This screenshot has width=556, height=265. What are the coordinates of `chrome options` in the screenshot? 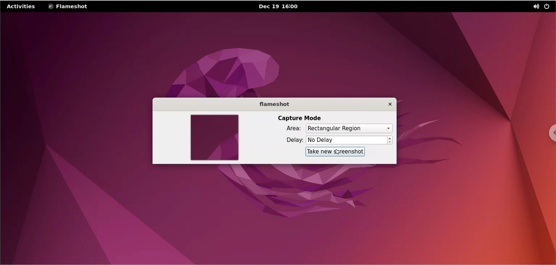 It's located at (546, 136).